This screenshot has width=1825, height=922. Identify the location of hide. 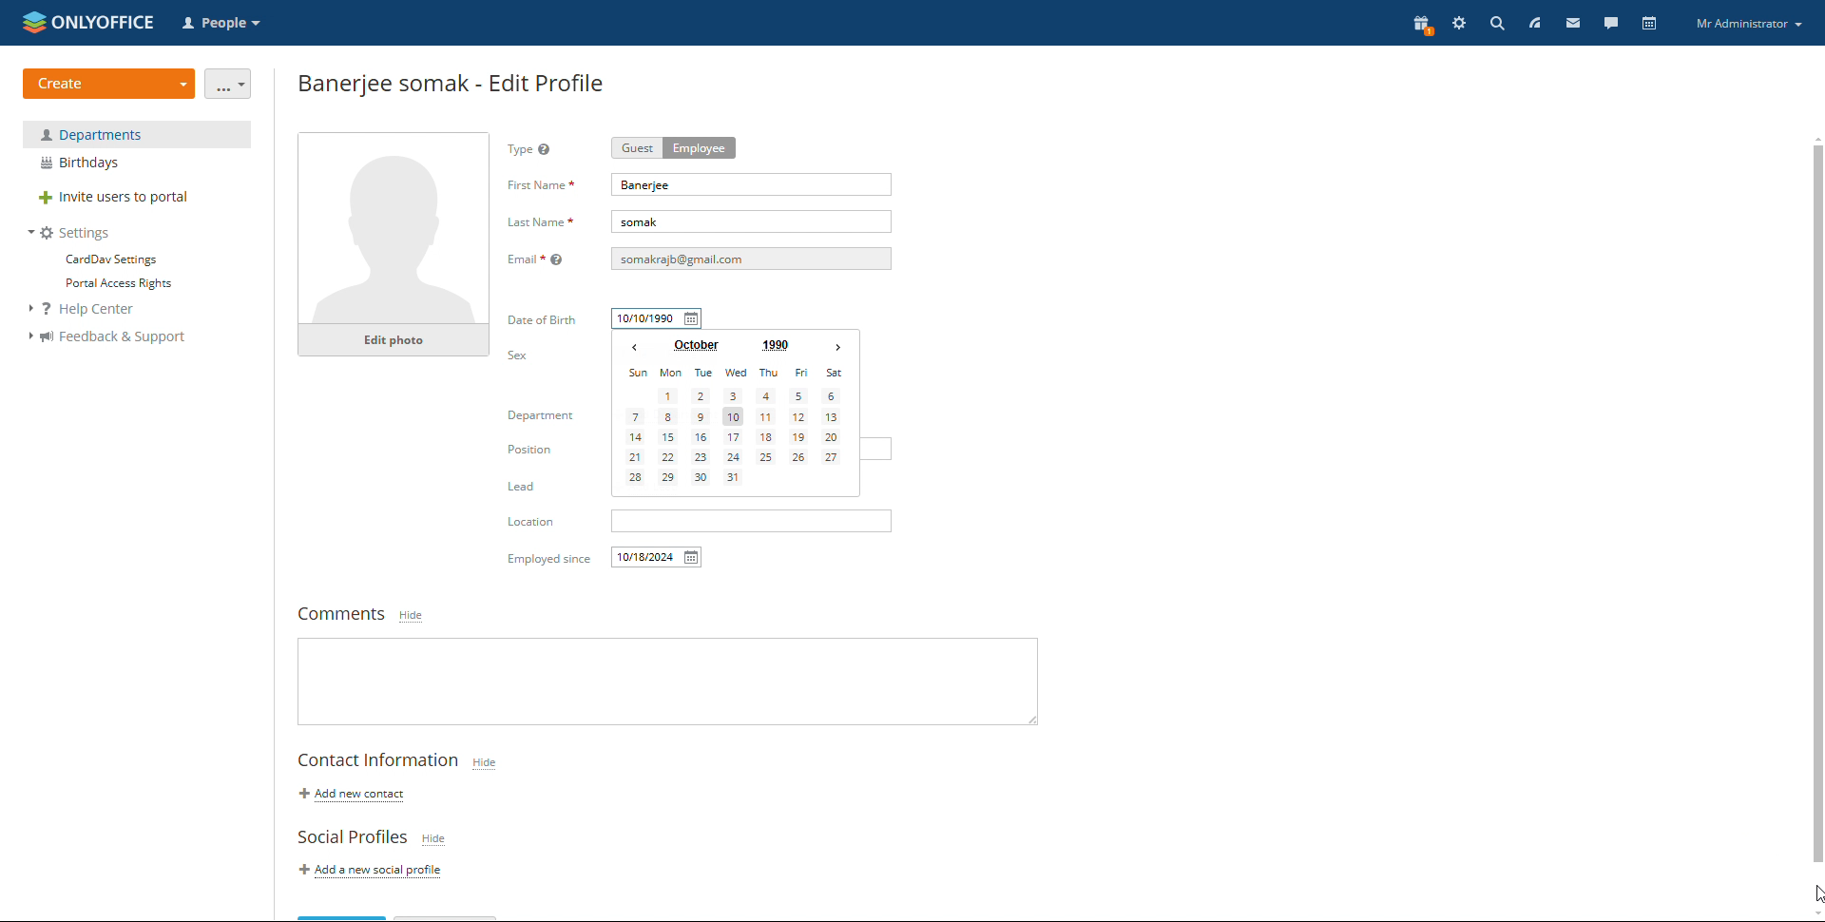
(410, 617).